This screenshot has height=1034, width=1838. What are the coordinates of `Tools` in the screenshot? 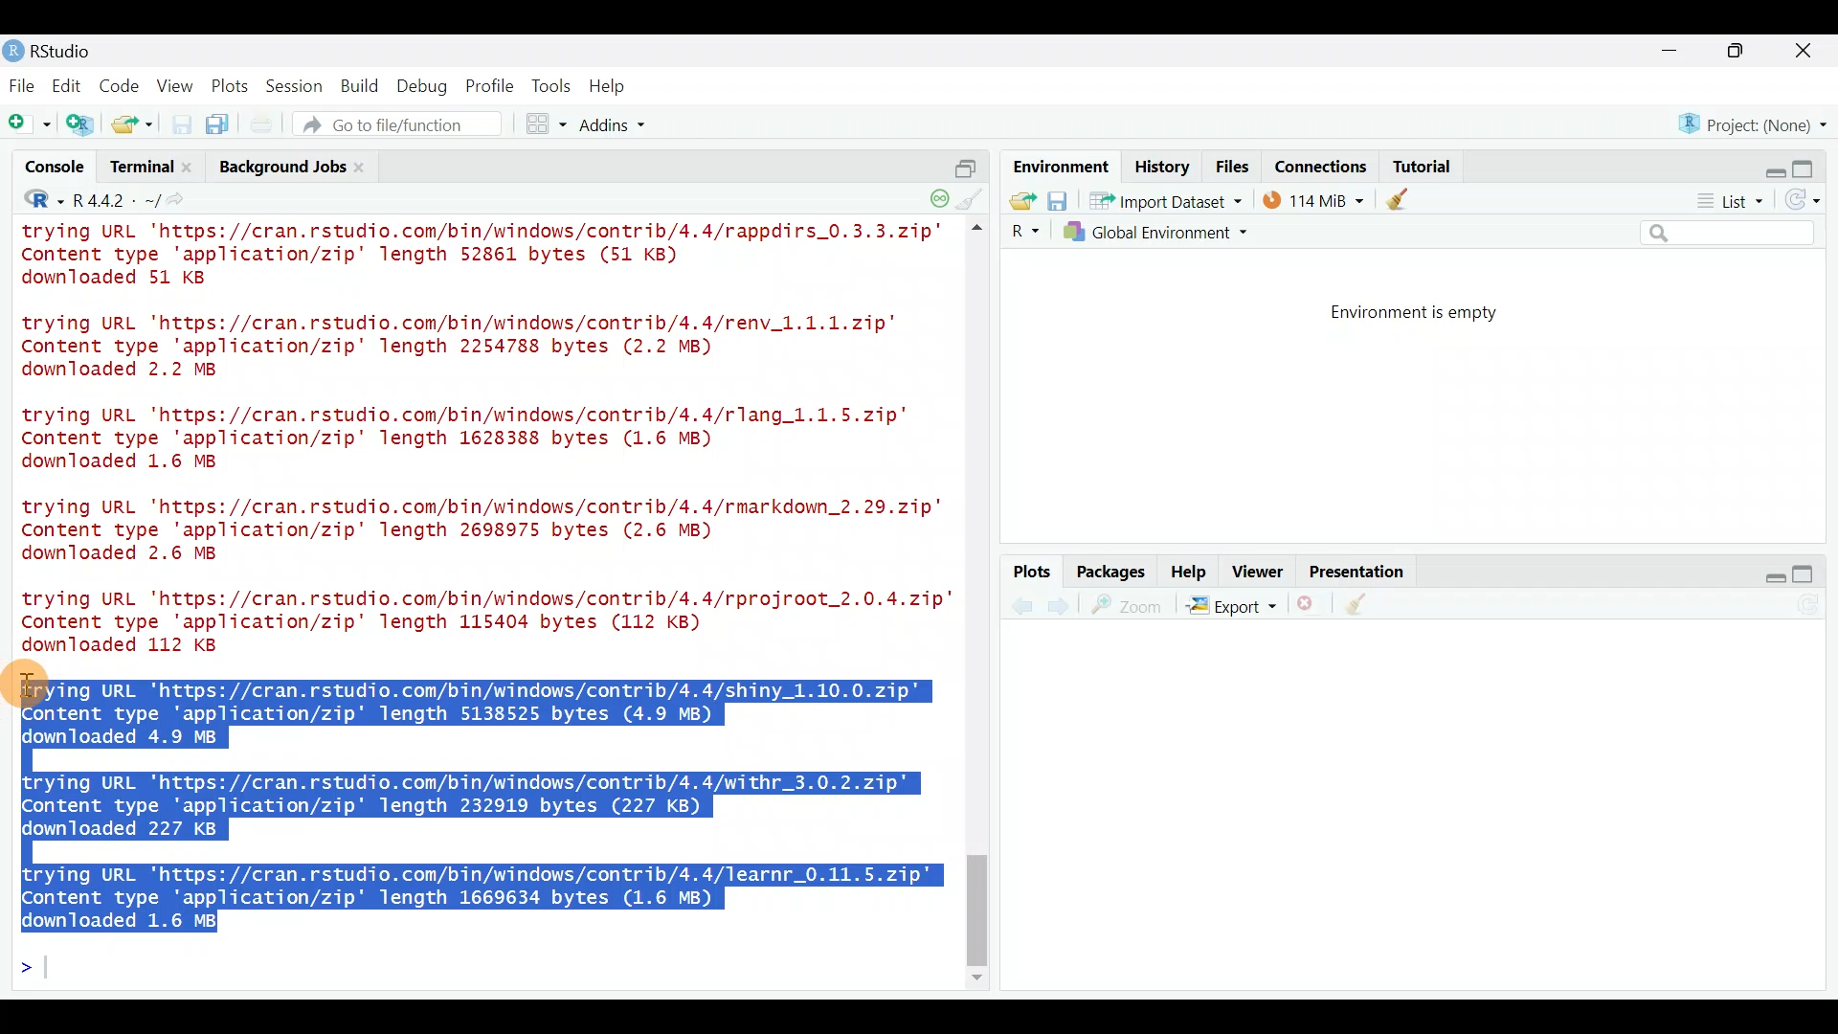 It's located at (552, 85).